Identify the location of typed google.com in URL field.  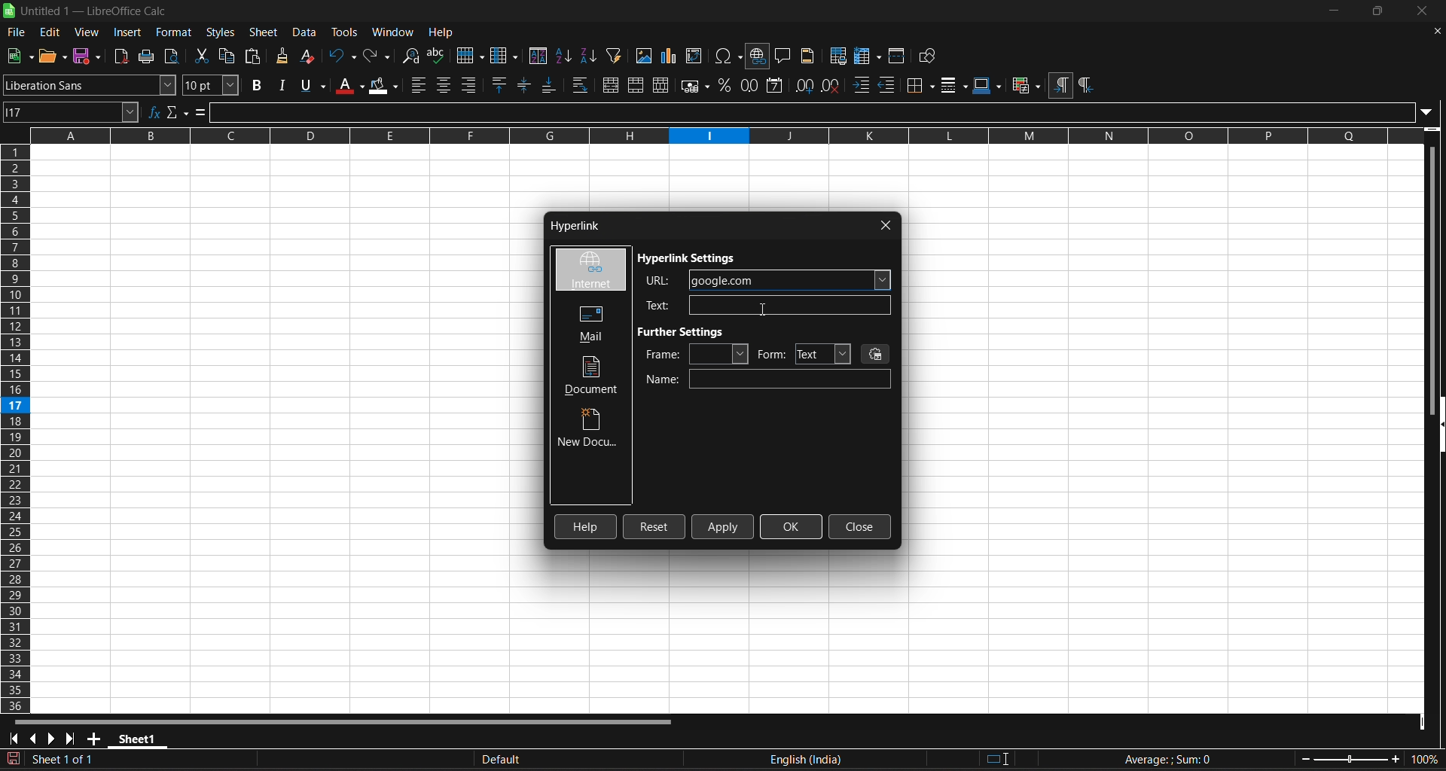
(768, 280).